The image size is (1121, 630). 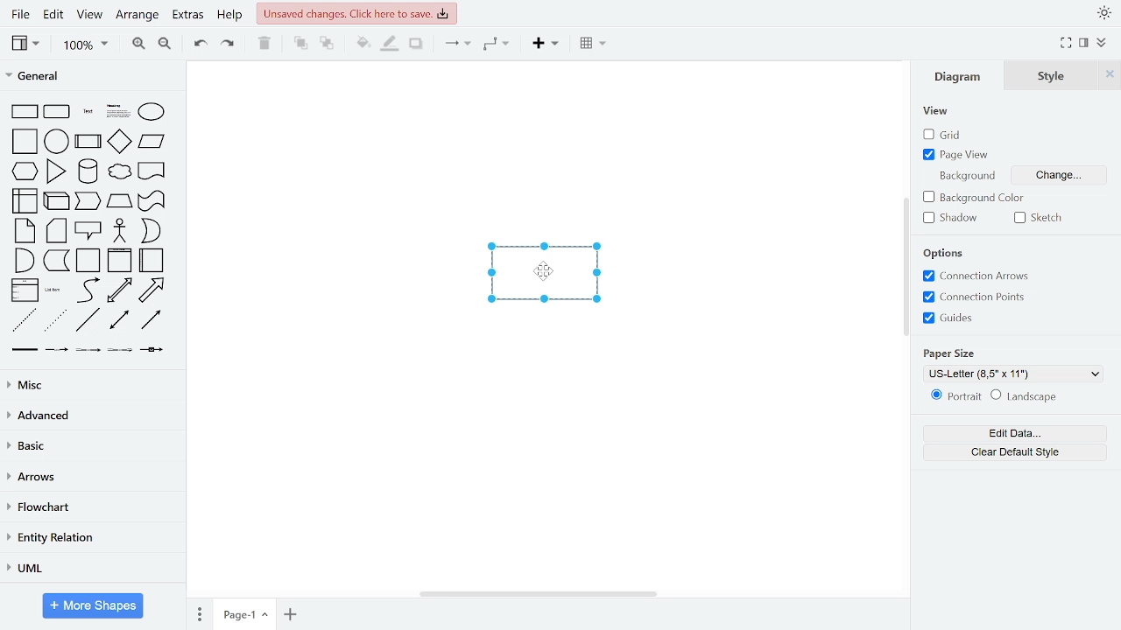 What do you see at coordinates (151, 261) in the screenshot?
I see `general shapes` at bounding box center [151, 261].